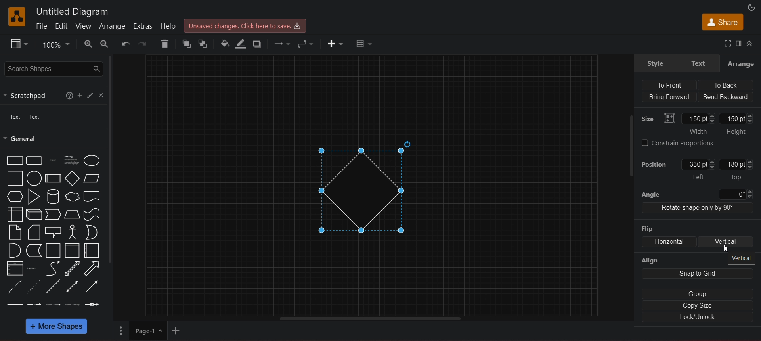 The width and height of the screenshot is (761, 341). Describe the element at coordinates (699, 62) in the screenshot. I see `text` at that location.